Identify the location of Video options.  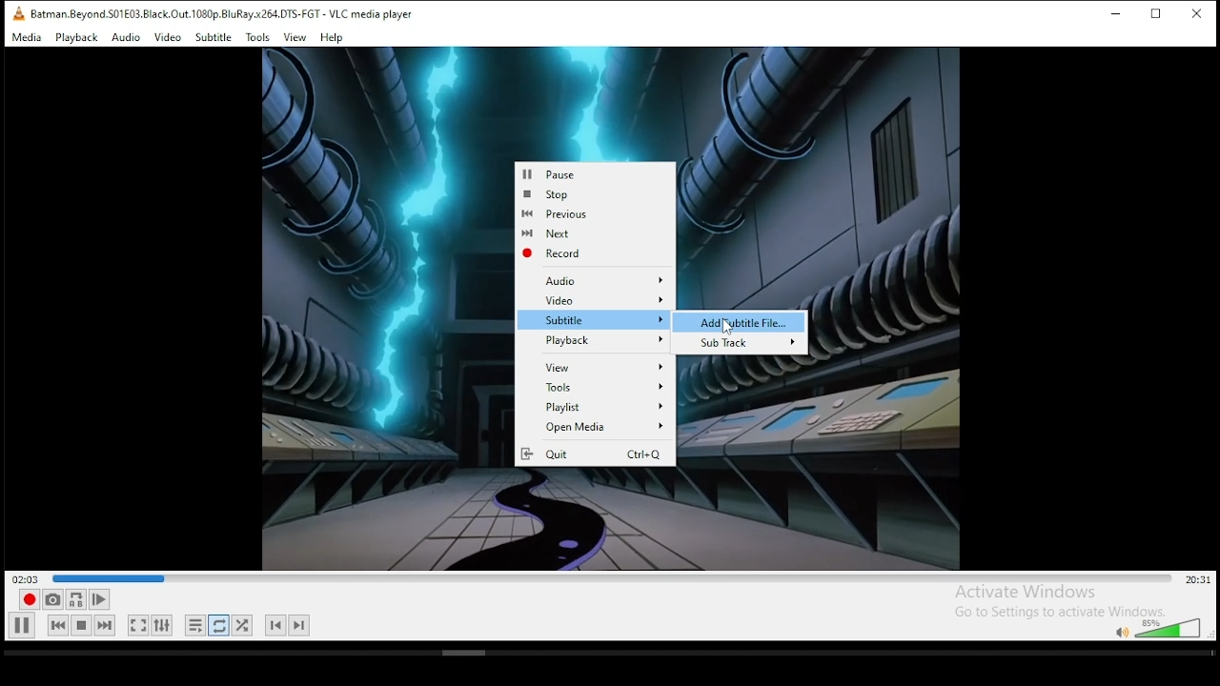
(596, 300).